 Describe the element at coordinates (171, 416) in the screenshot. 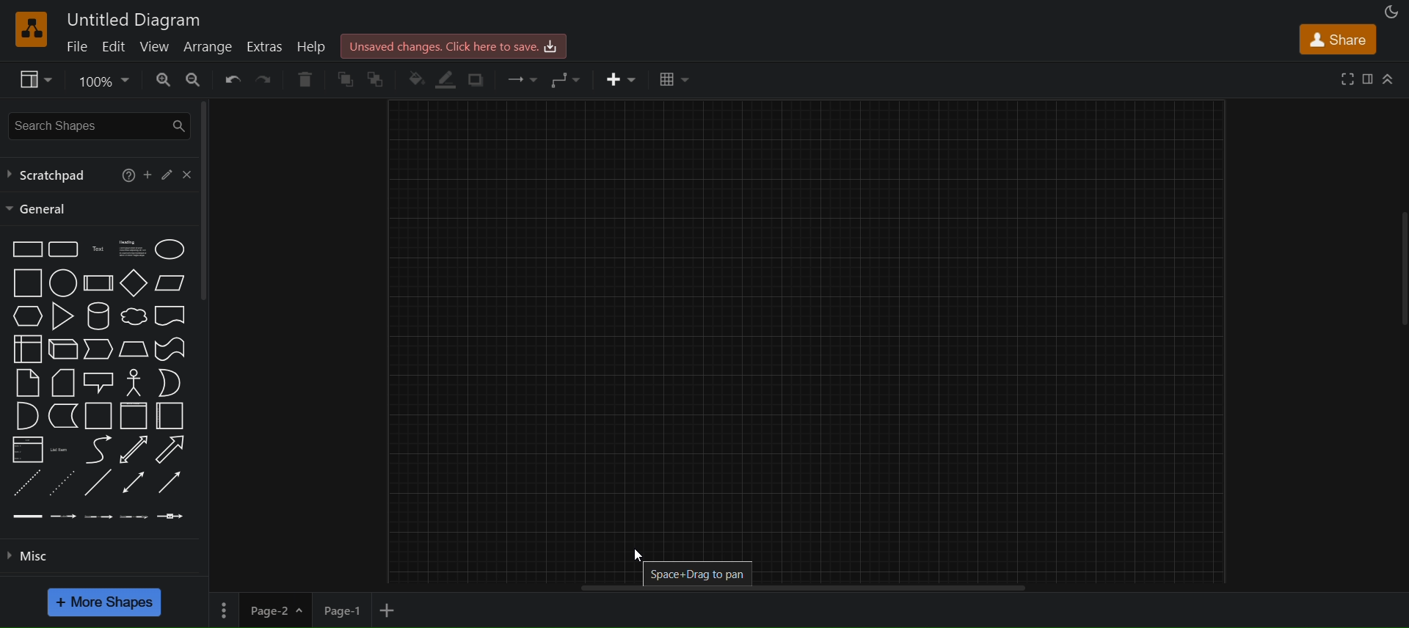

I see `horizontal container` at that location.